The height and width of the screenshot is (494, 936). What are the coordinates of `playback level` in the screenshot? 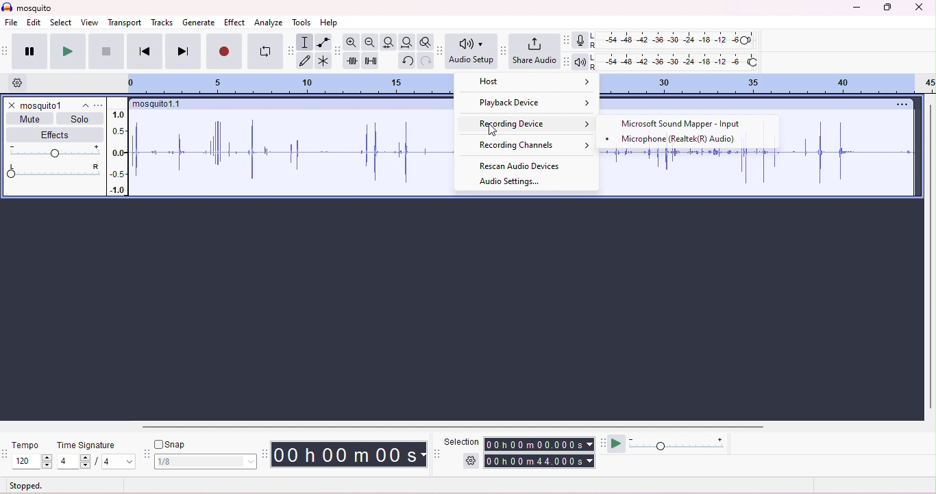 It's located at (674, 63).